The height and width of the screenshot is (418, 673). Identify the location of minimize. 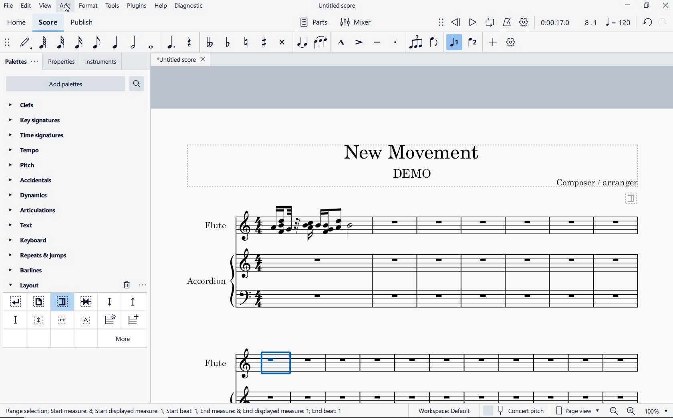
(628, 6).